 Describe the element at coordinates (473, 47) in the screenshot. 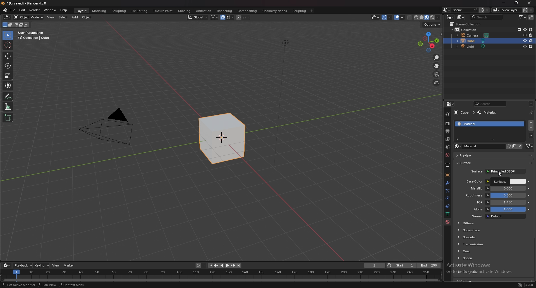

I see `light` at that location.